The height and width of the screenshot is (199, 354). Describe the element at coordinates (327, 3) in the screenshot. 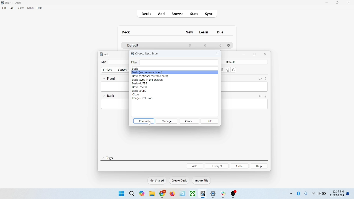

I see `minimize` at that location.